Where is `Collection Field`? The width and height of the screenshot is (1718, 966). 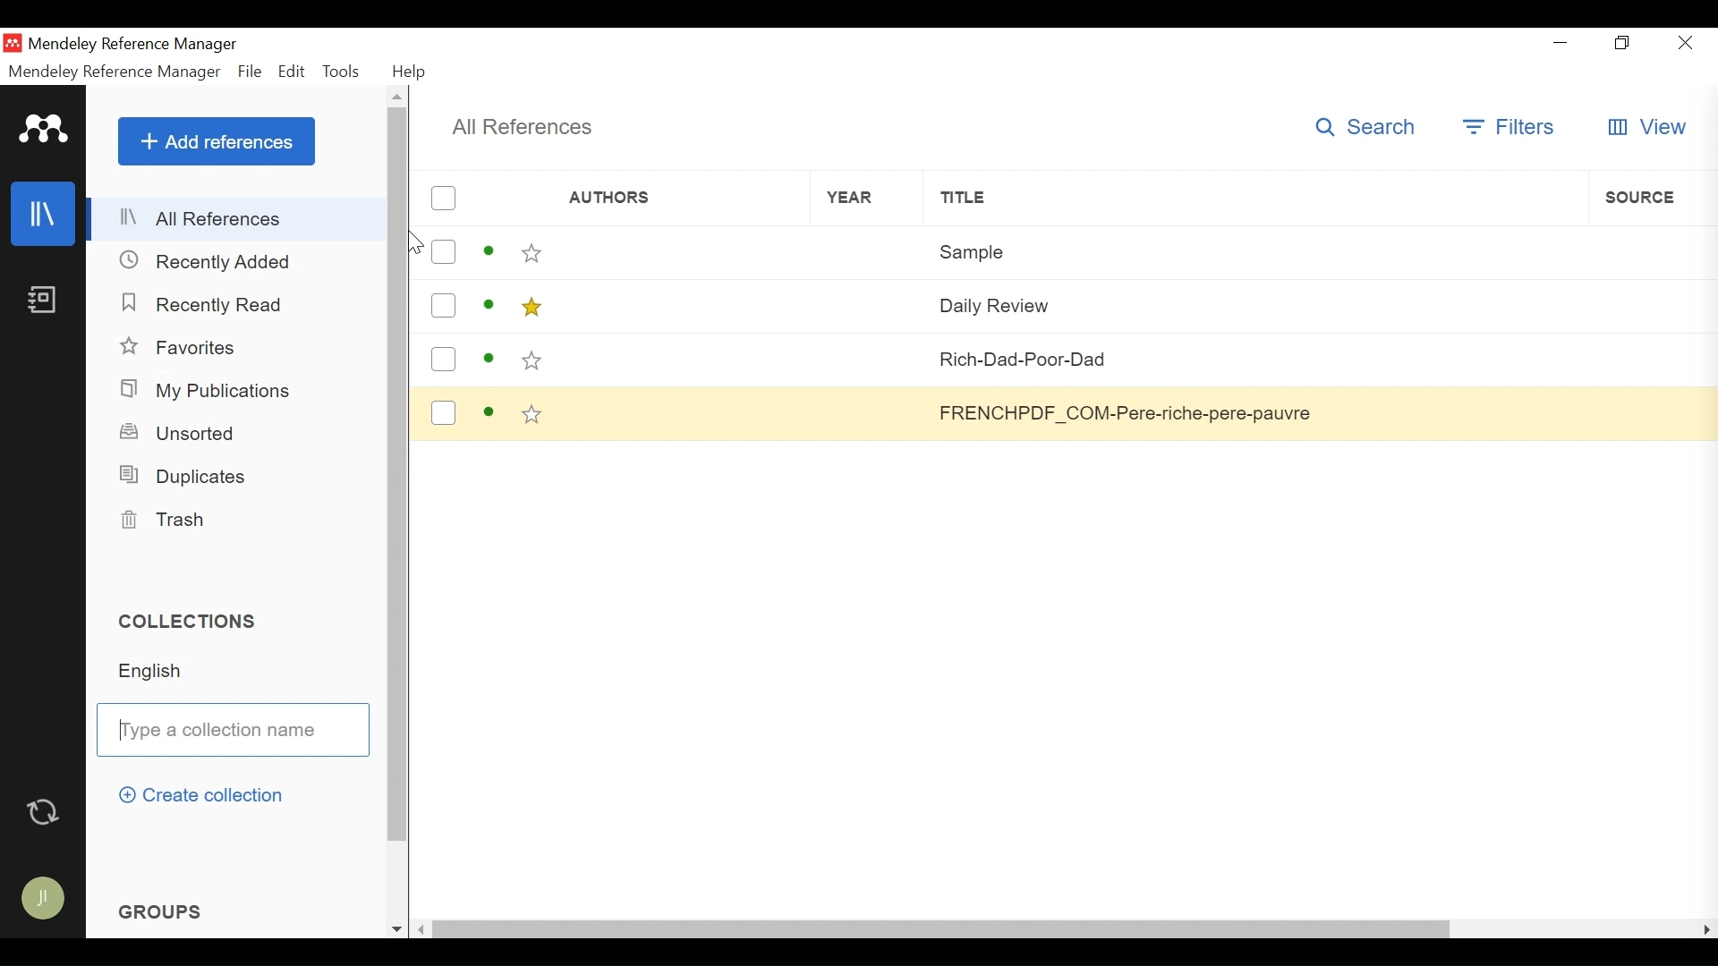 Collection Field is located at coordinates (232, 729).